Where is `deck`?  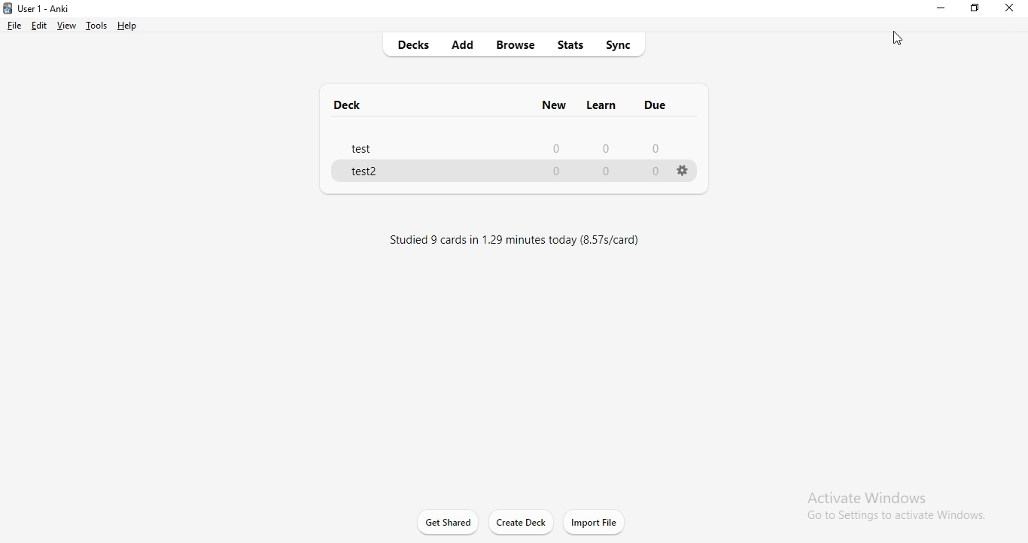
deck is located at coordinates (348, 102).